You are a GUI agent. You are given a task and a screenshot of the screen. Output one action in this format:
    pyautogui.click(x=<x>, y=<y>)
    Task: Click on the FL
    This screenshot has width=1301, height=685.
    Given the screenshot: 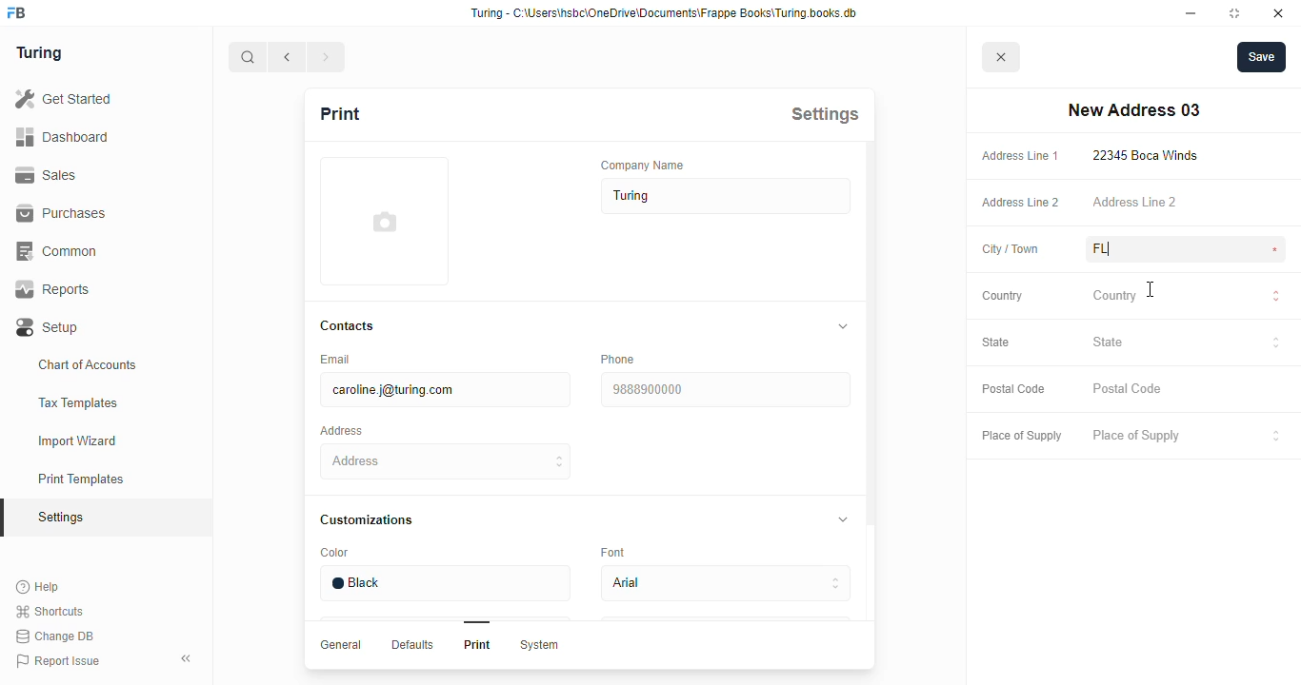 What is the action you would take?
    pyautogui.click(x=1124, y=249)
    